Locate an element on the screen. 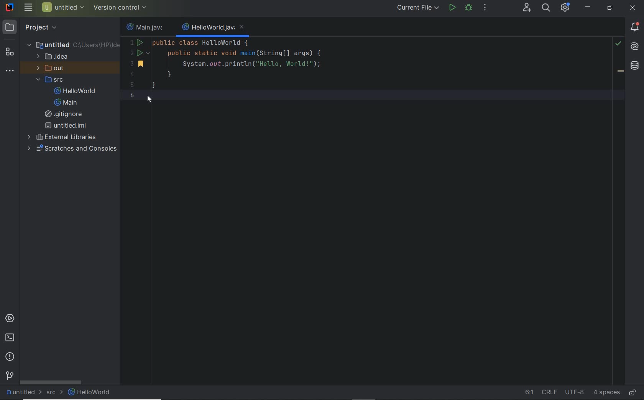 Image resolution: width=644 pixels, height=400 pixels. problems is located at coordinates (10, 357).